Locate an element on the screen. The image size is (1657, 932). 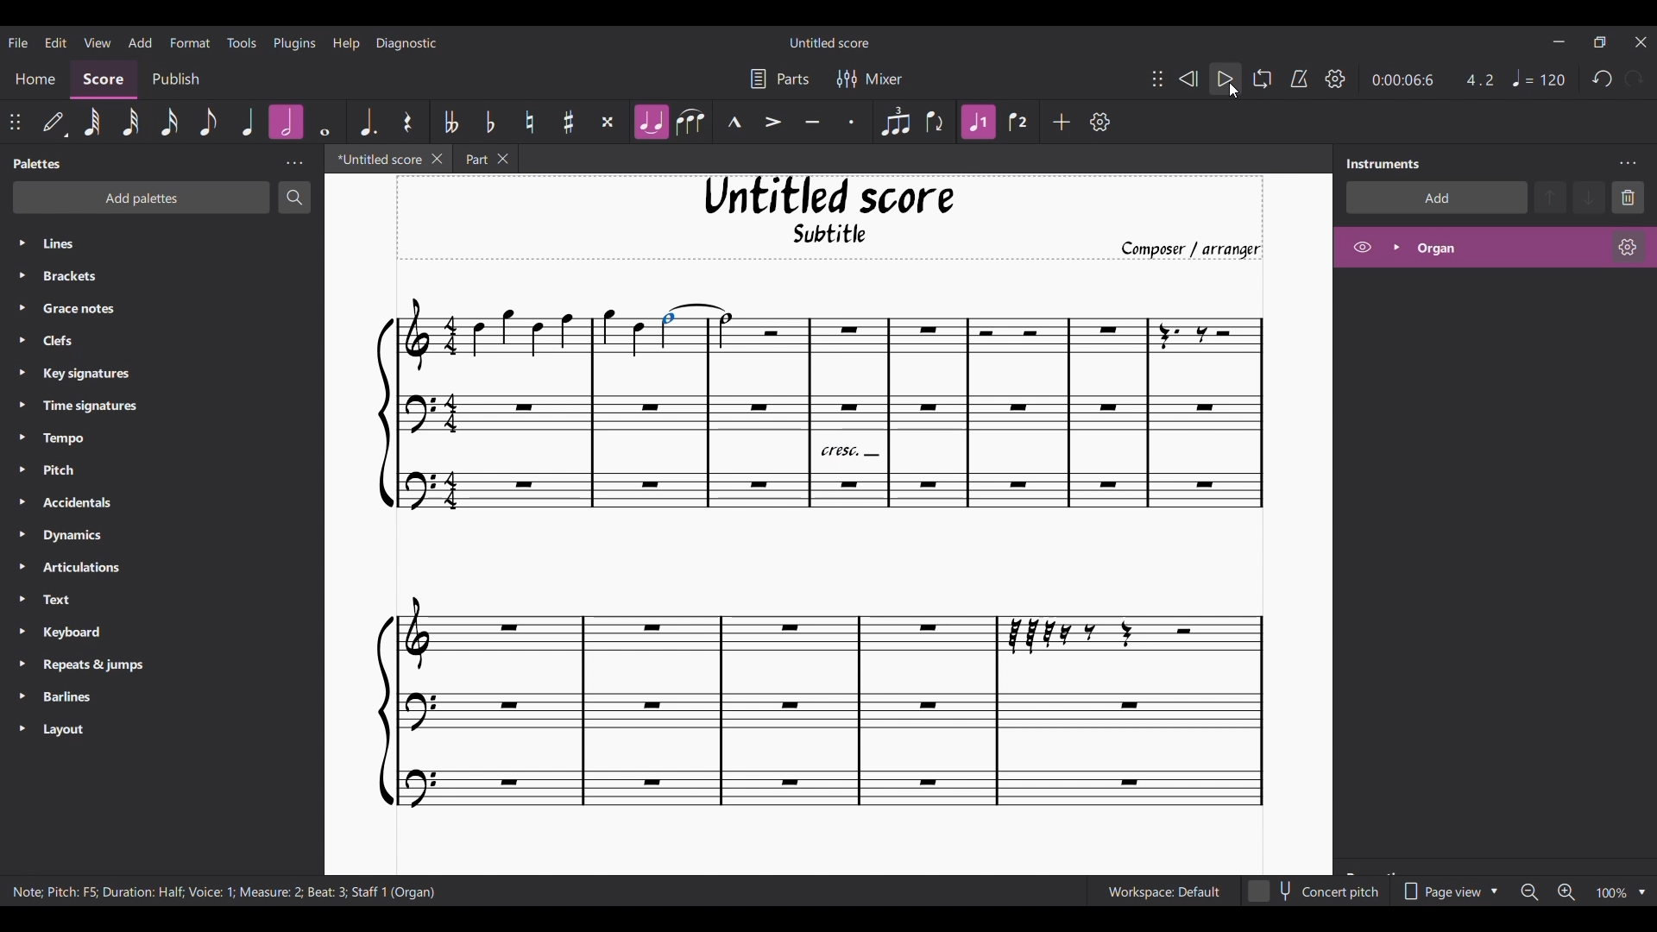
Whole note is located at coordinates (325, 123).